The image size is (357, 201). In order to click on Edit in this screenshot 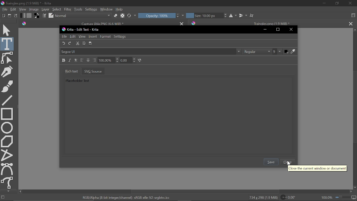, I will do `click(73, 37)`.